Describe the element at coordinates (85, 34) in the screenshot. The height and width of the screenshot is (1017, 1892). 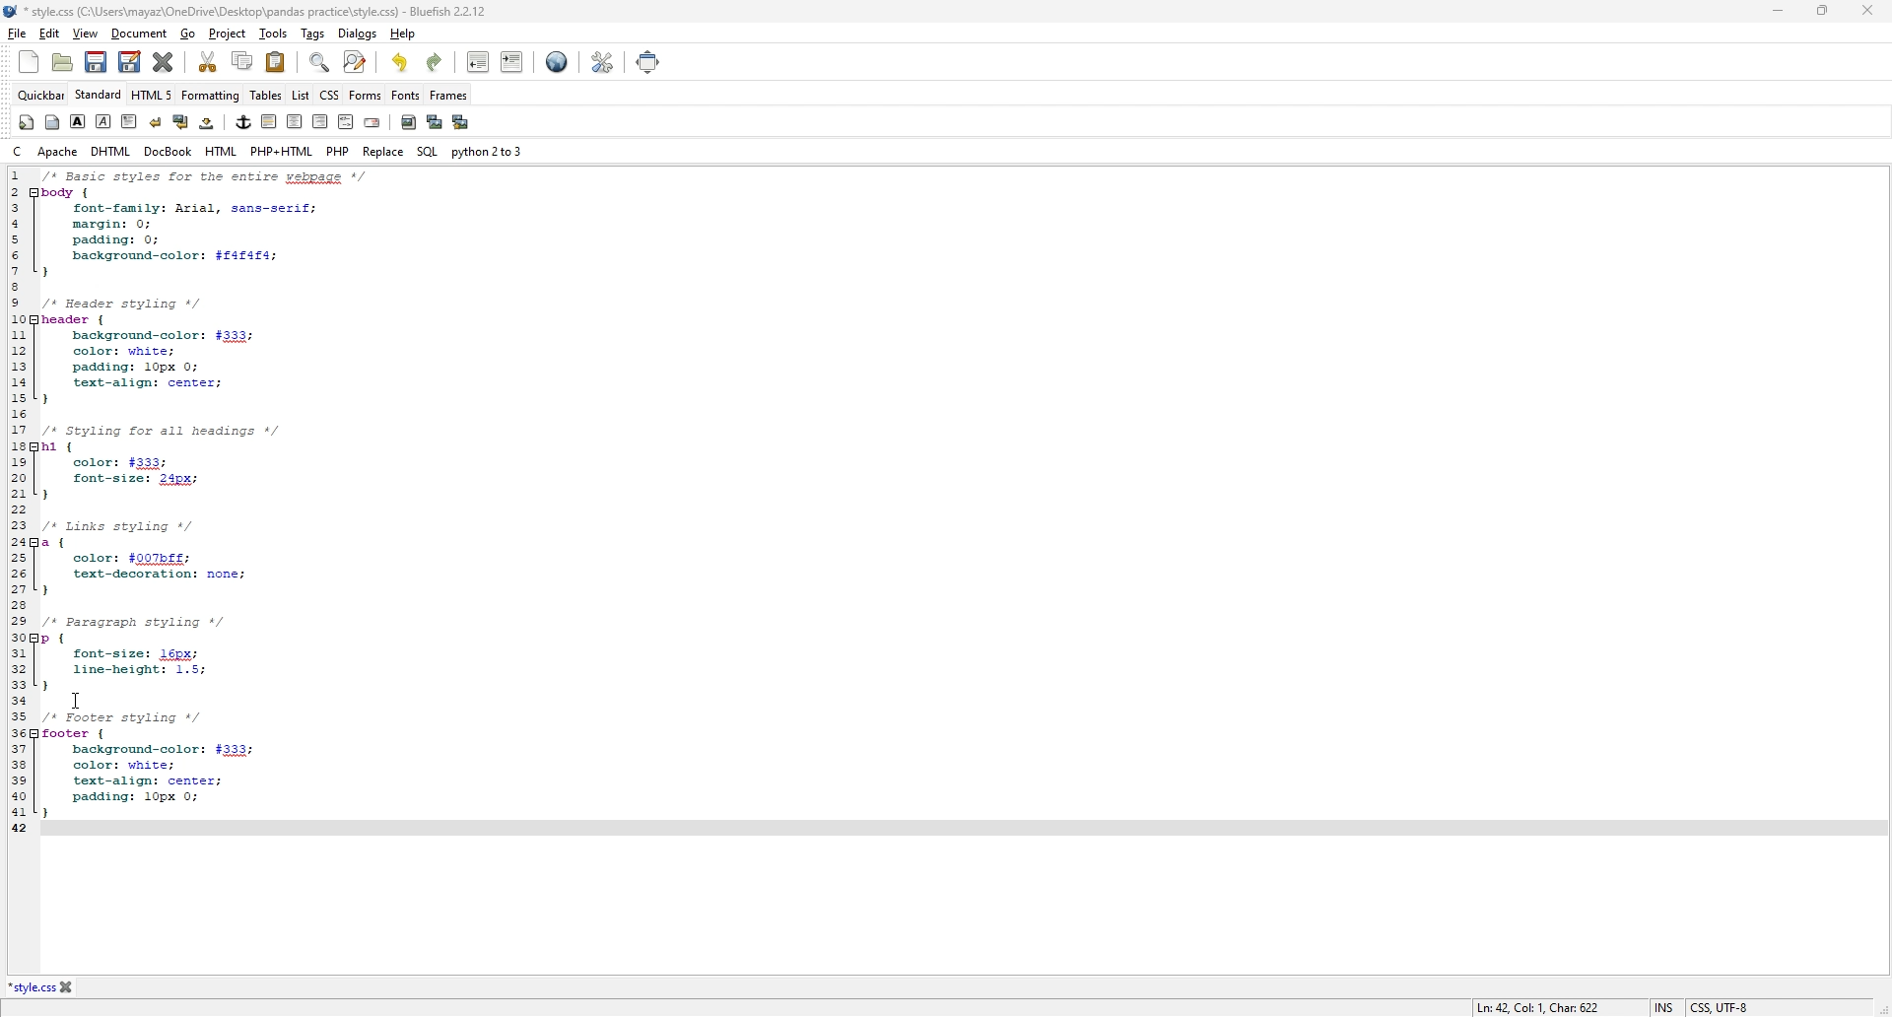
I see `view` at that location.